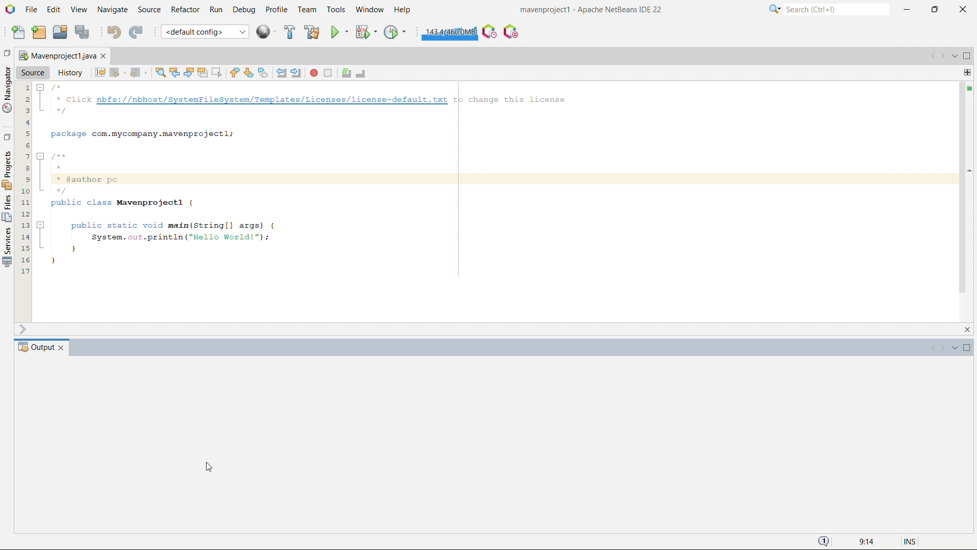  I want to click on h, so click(404, 10).